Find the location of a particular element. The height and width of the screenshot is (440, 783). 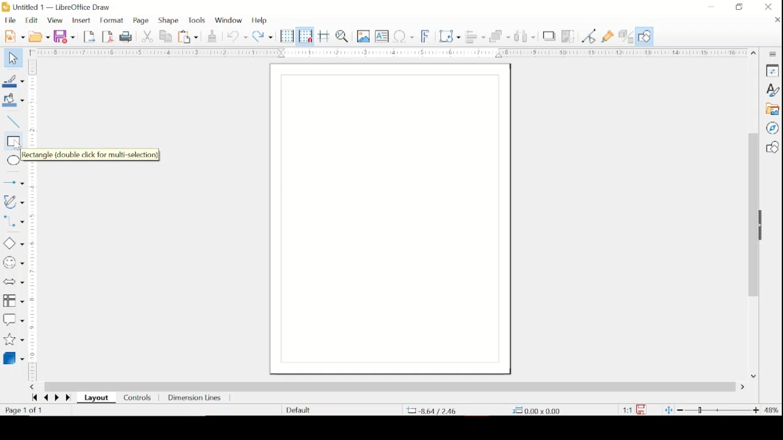

styles is located at coordinates (772, 90).